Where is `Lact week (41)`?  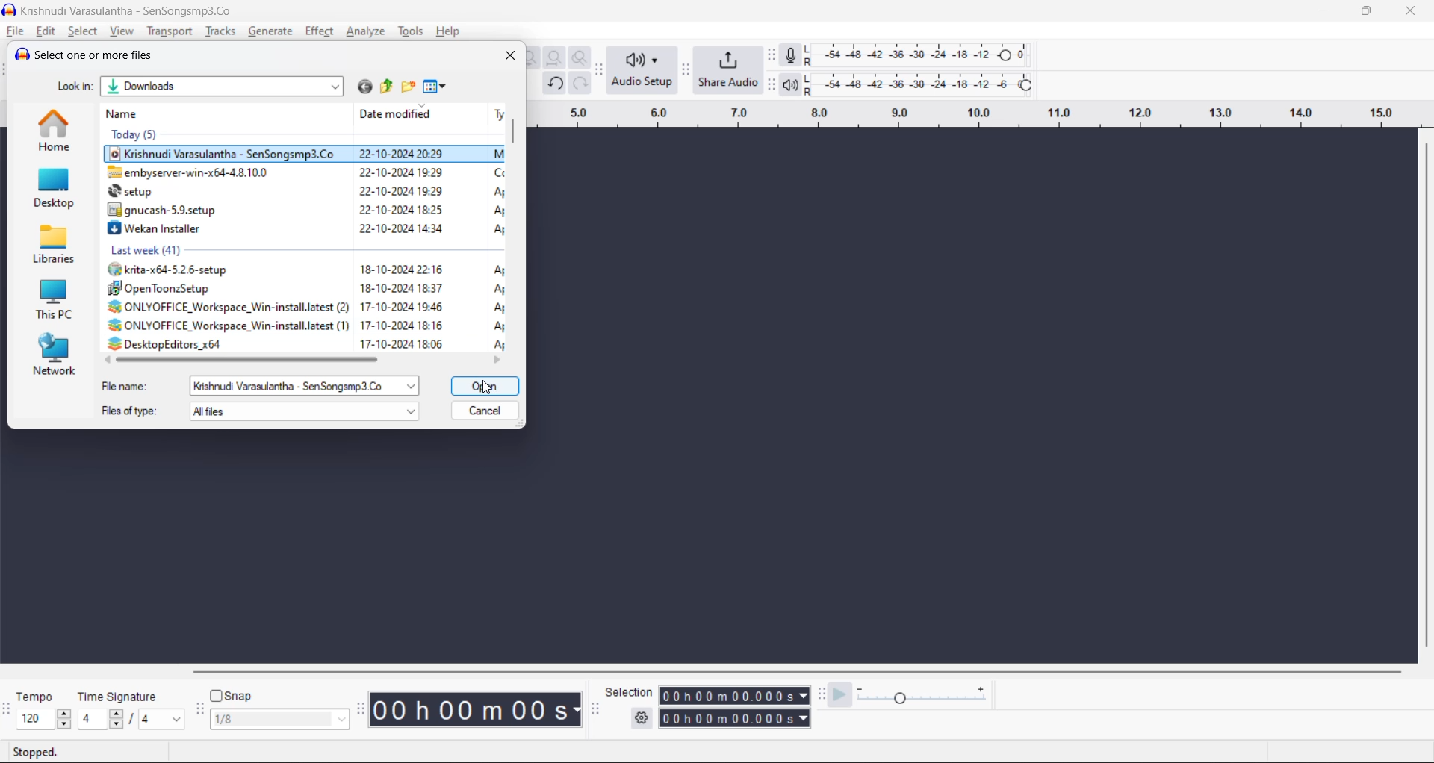
Lact week (41) is located at coordinates (294, 247).